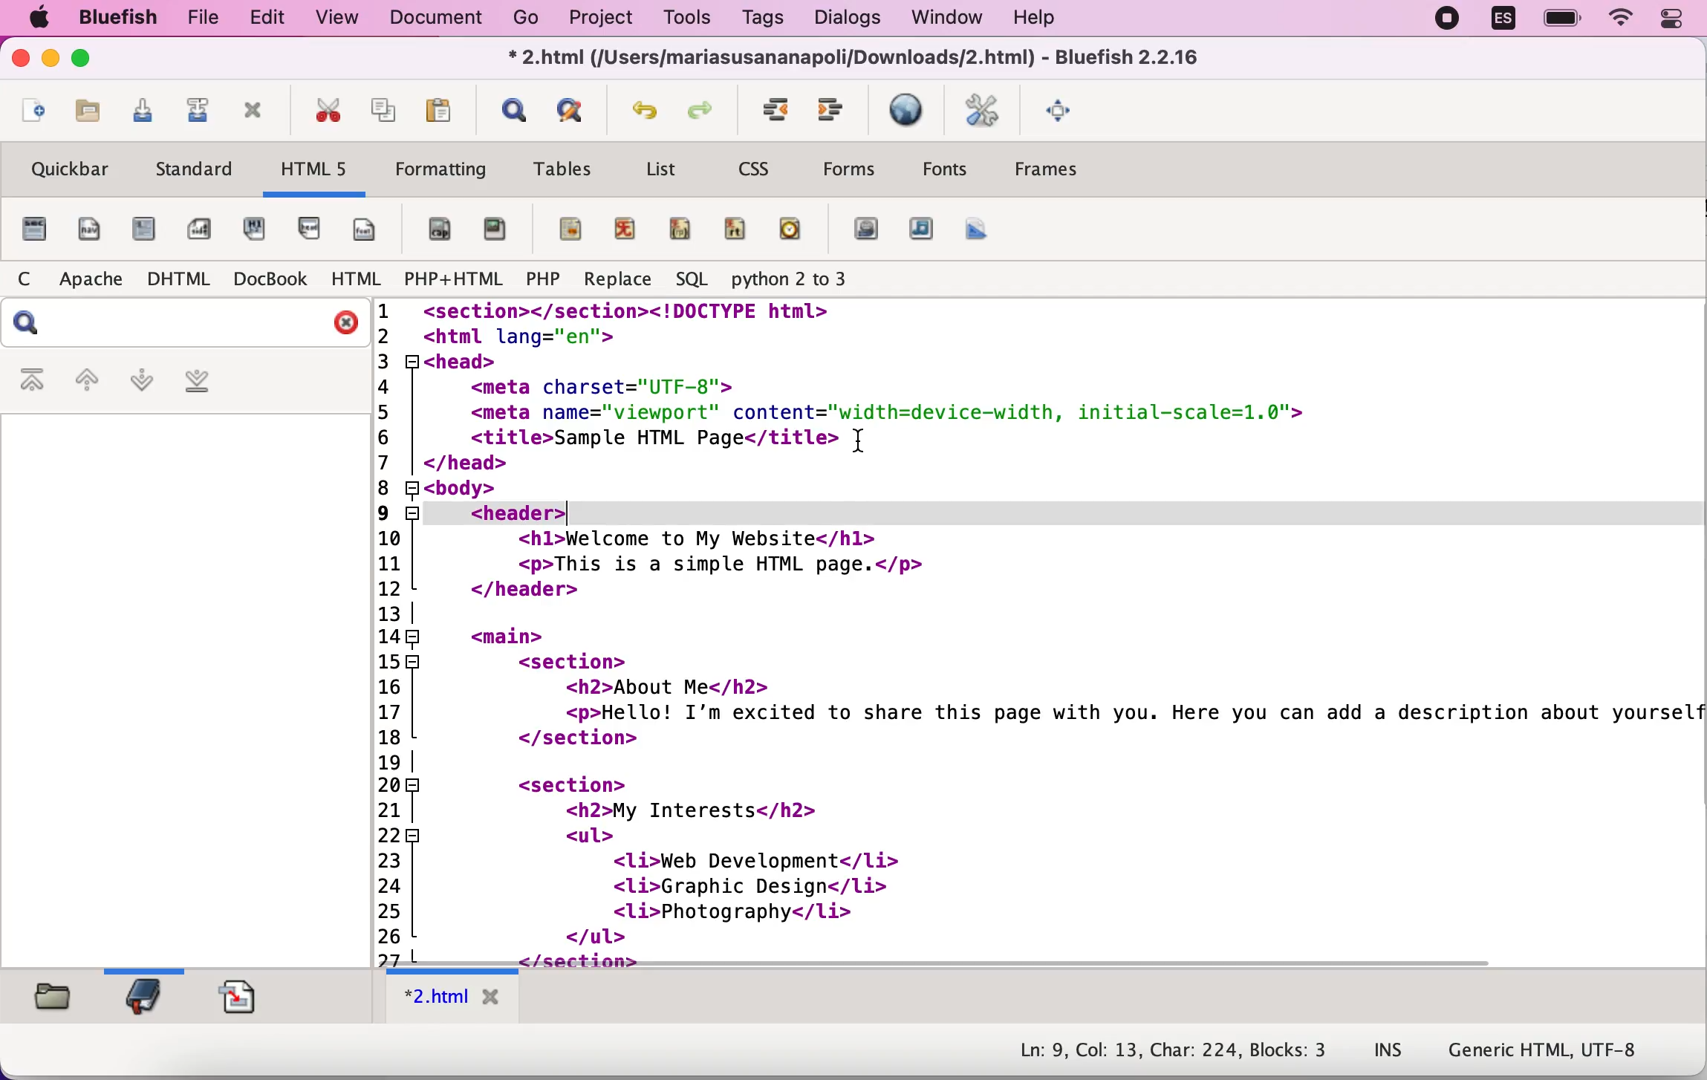 The image size is (1707, 1080). Describe the element at coordinates (342, 19) in the screenshot. I see `view` at that location.